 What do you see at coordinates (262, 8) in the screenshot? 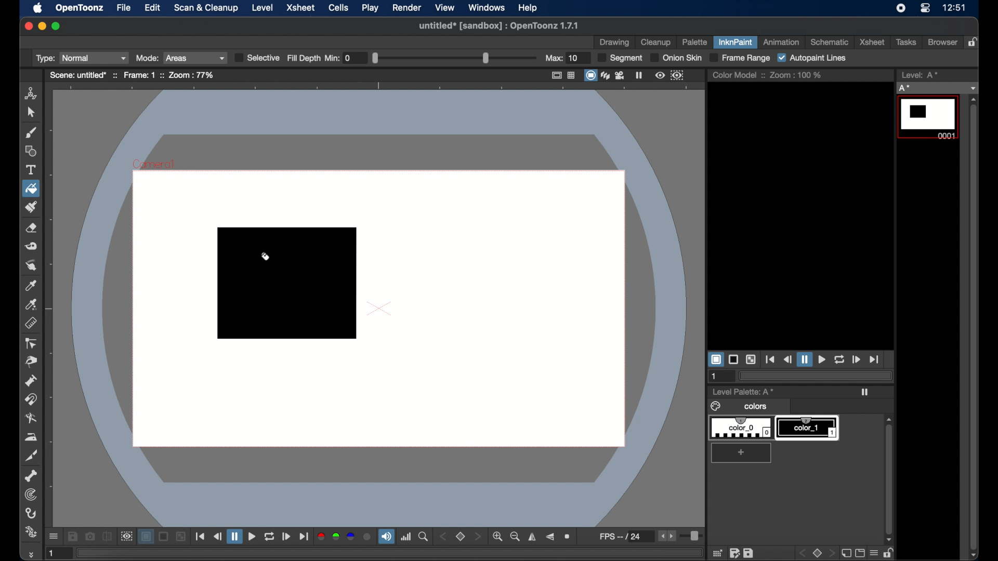
I see `level` at bounding box center [262, 8].